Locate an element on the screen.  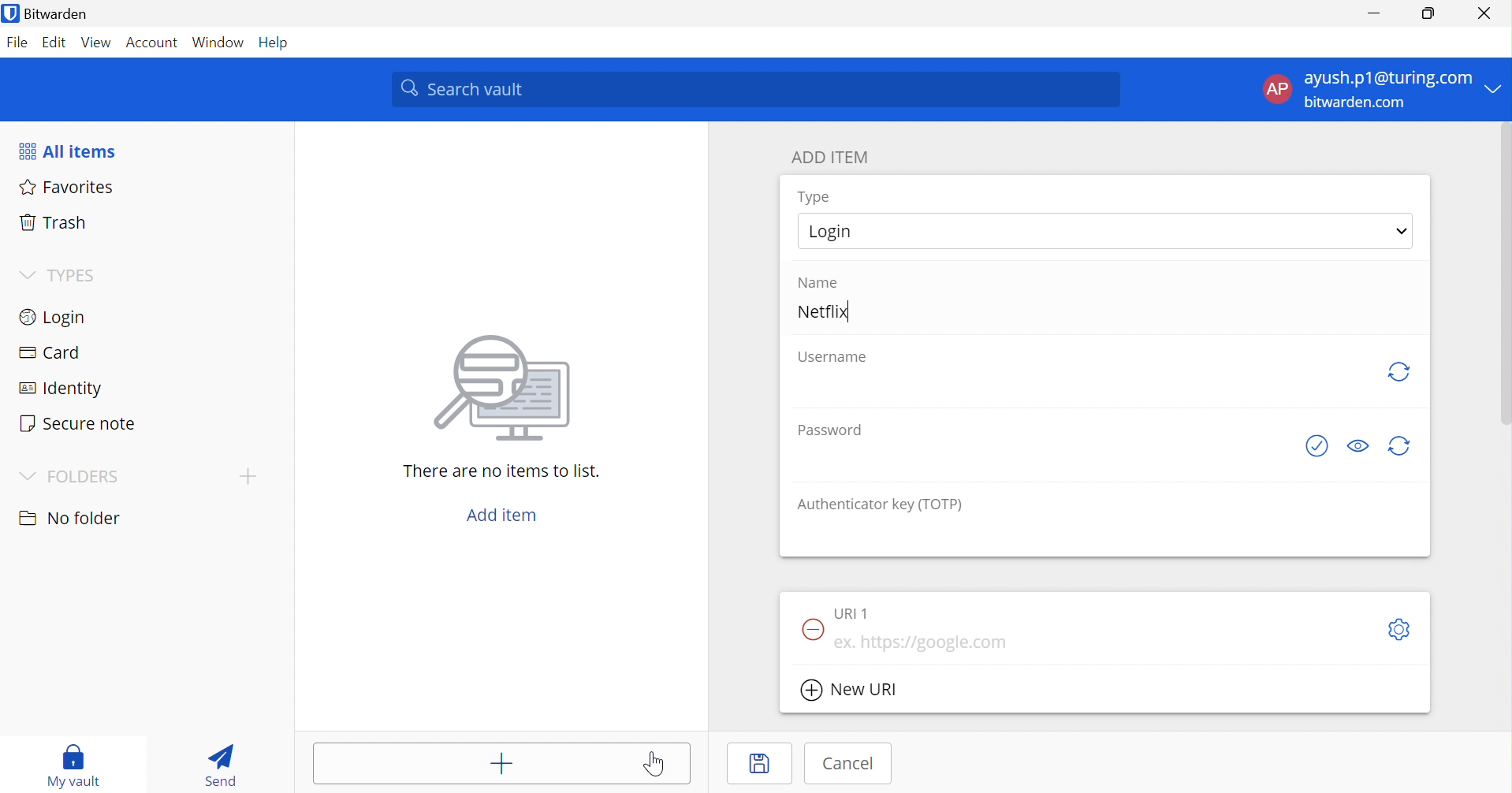
Cancel is located at coordinates (849, 764).